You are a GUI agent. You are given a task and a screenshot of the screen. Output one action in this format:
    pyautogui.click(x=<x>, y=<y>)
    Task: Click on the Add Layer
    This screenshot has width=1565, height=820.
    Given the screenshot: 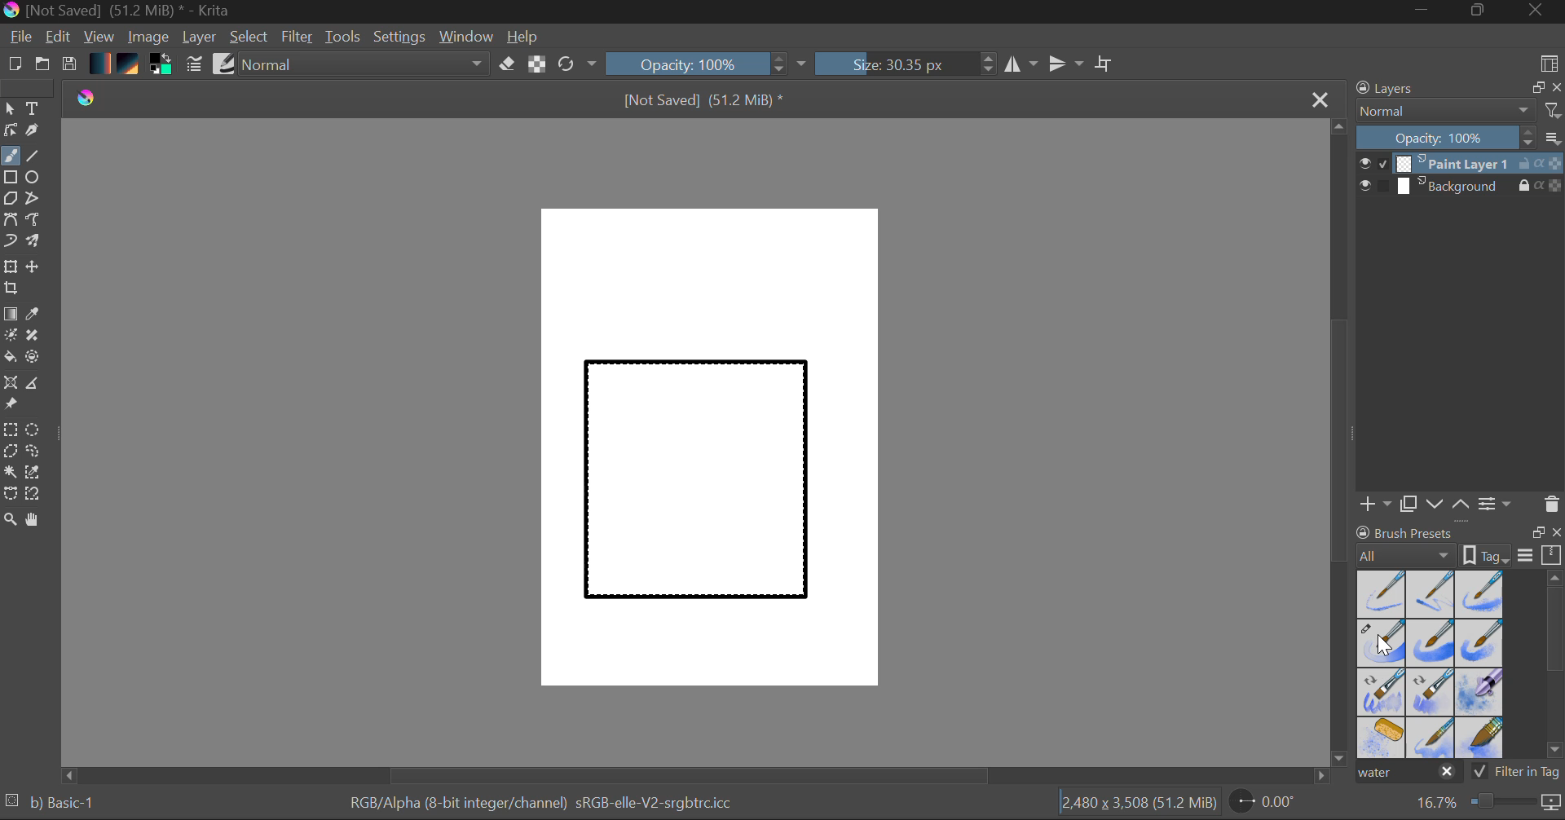 What is the action you would take?
    pyautogui.click(x=1375, y=504)
    